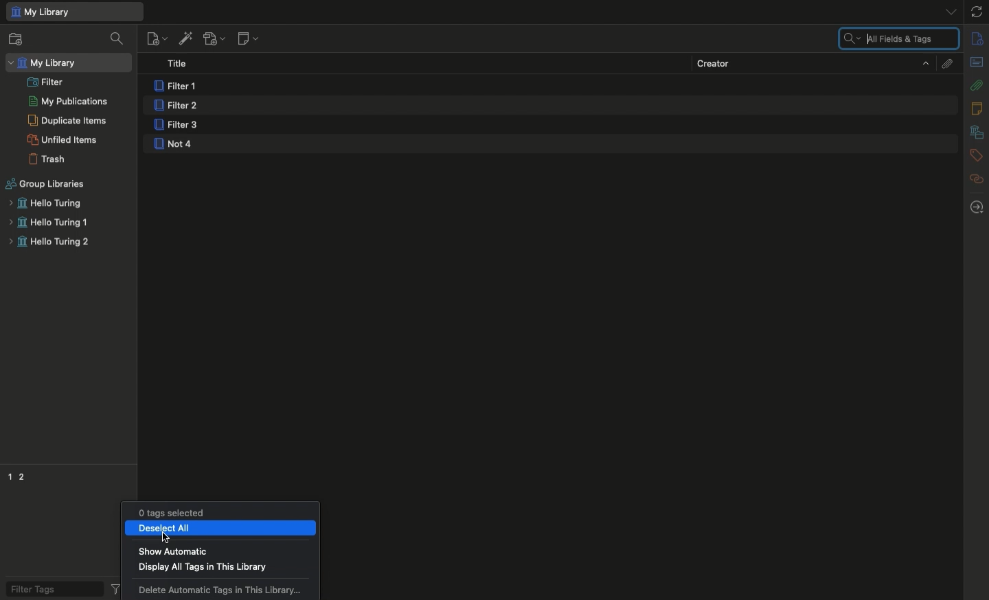 Image resolution: width=989 pixels, height=600 pixels. I want to click on Filter collections, so click(119, 38).